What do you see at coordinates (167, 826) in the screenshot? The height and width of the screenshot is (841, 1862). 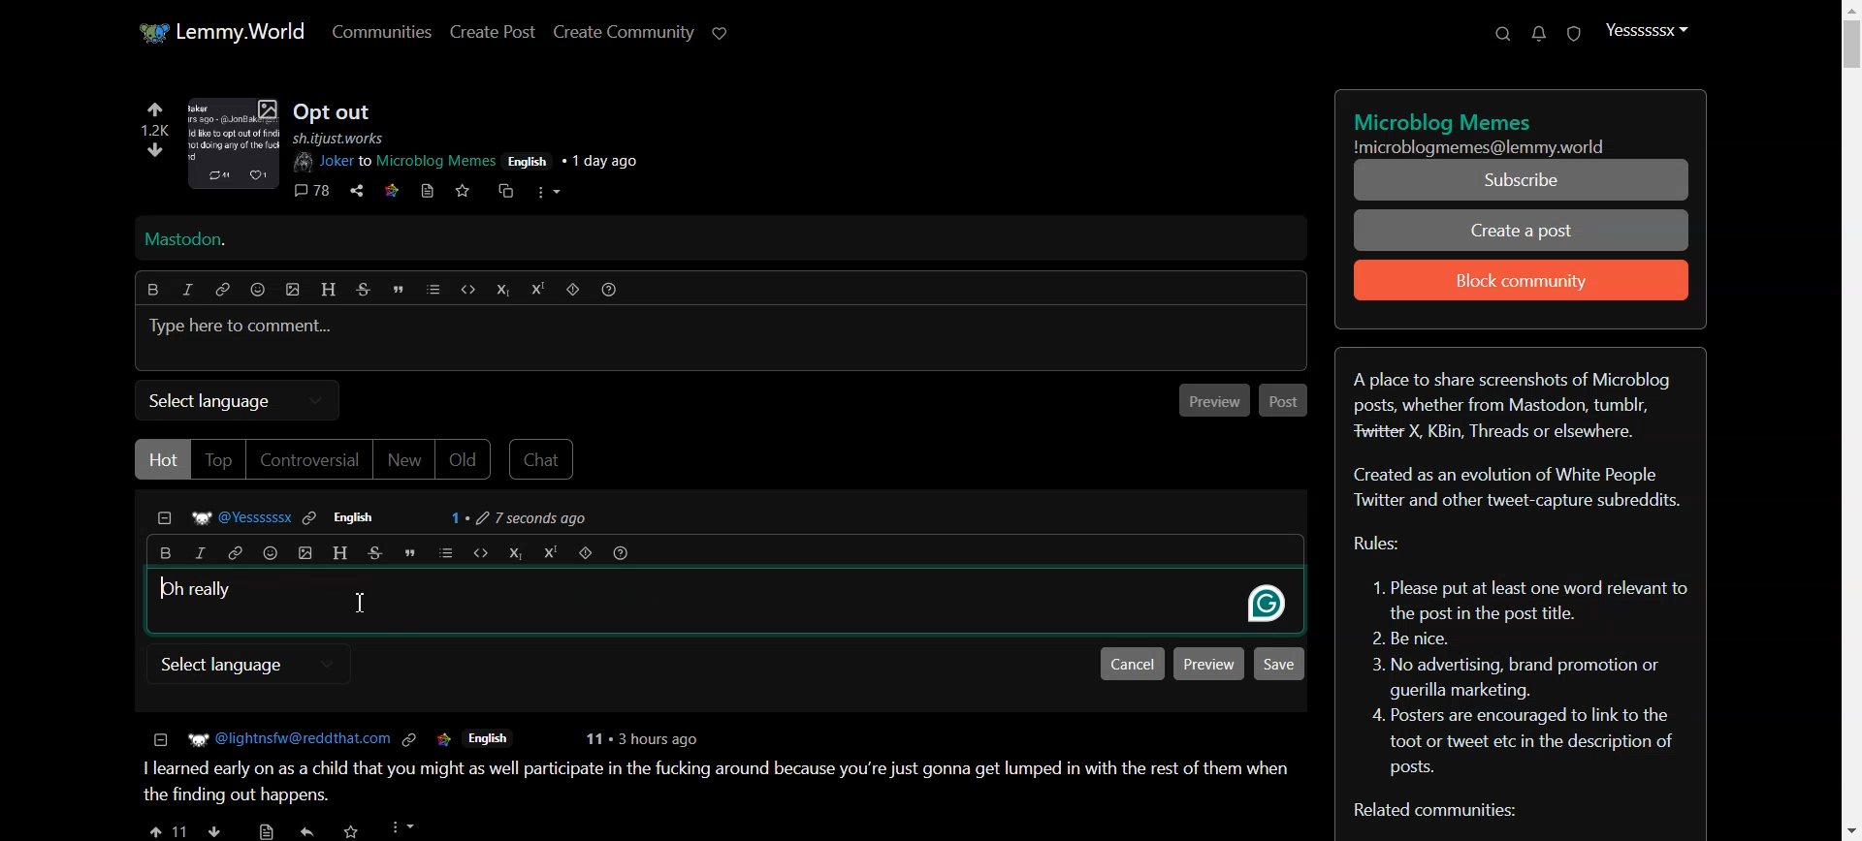 I see `upvote` at bounding box center [167, 826].